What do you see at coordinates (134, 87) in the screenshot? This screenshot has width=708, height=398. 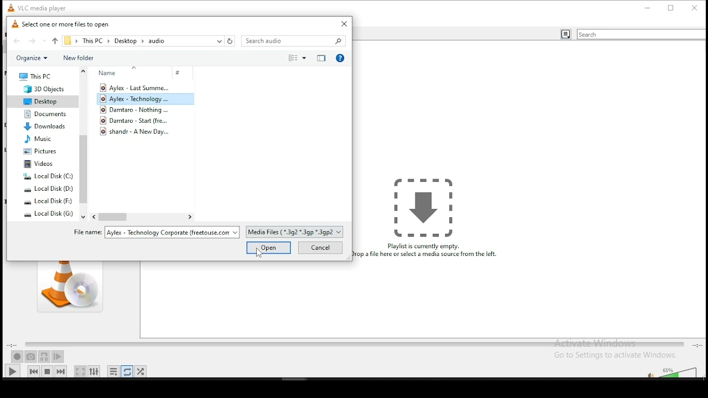 I see `Aylex- Last Summer` at bounding box center [134, 87].